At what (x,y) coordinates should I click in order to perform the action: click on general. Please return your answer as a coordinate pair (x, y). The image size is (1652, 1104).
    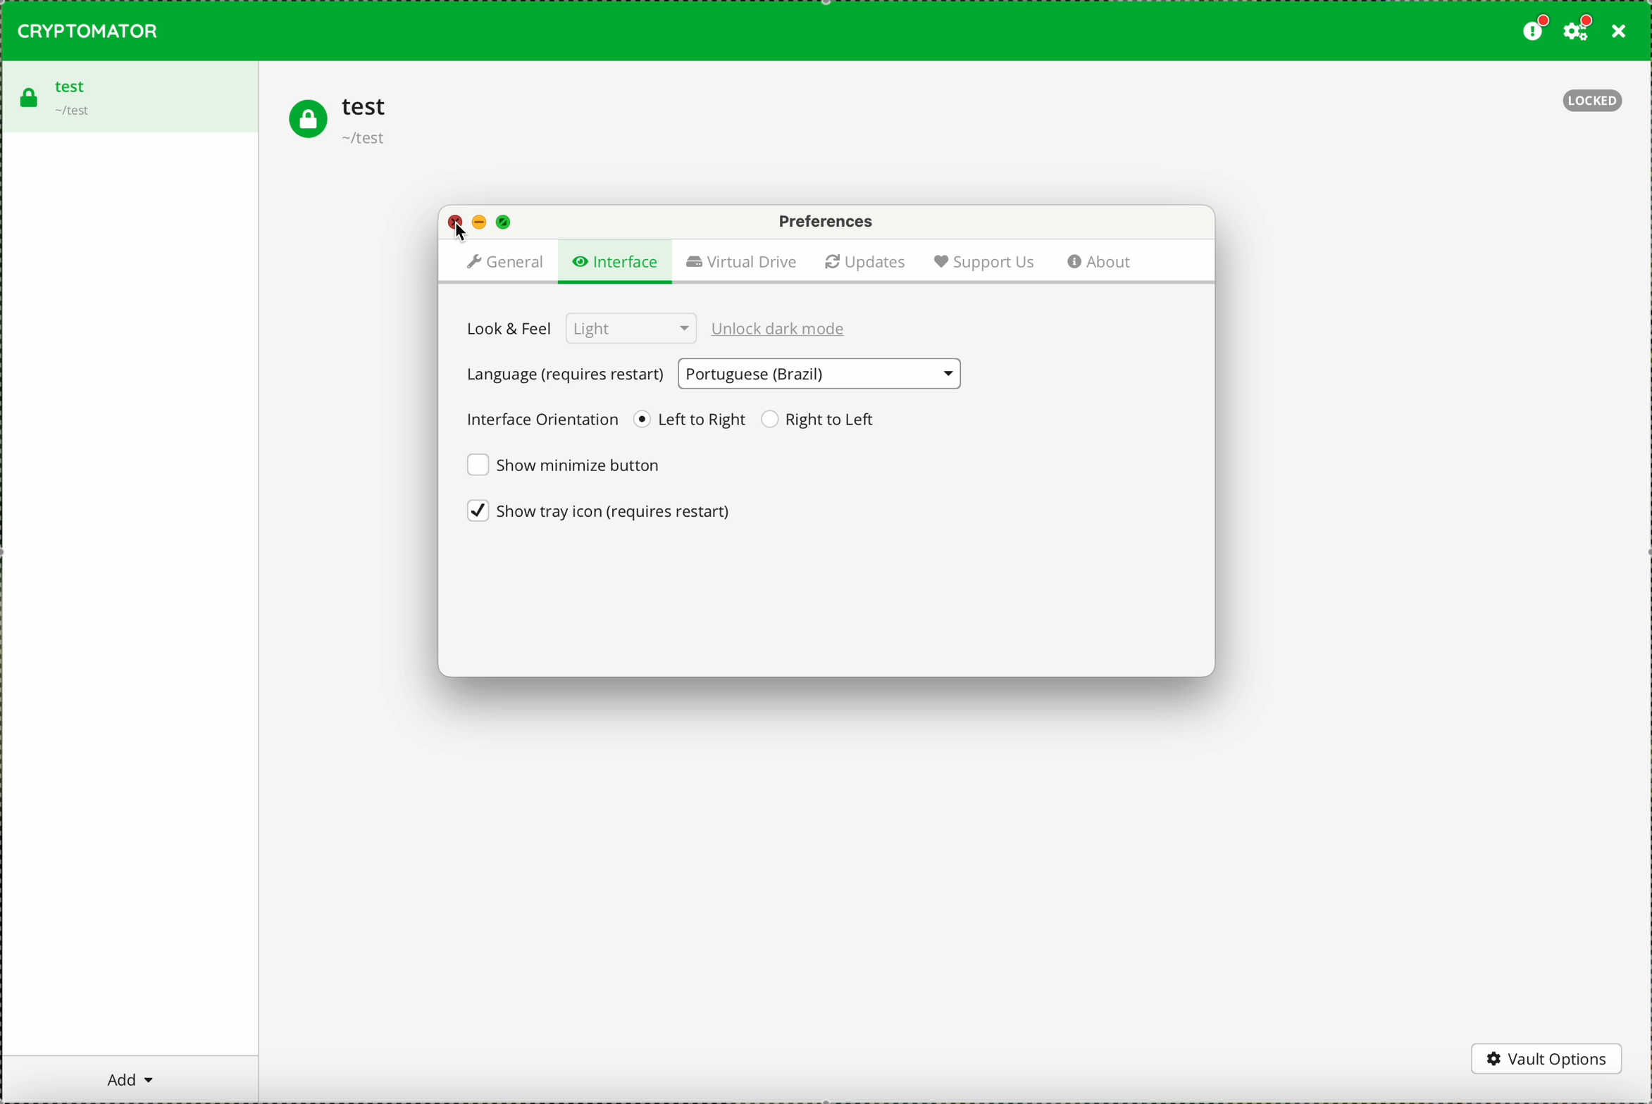
    Looking at the image, I should click on (502, 261).